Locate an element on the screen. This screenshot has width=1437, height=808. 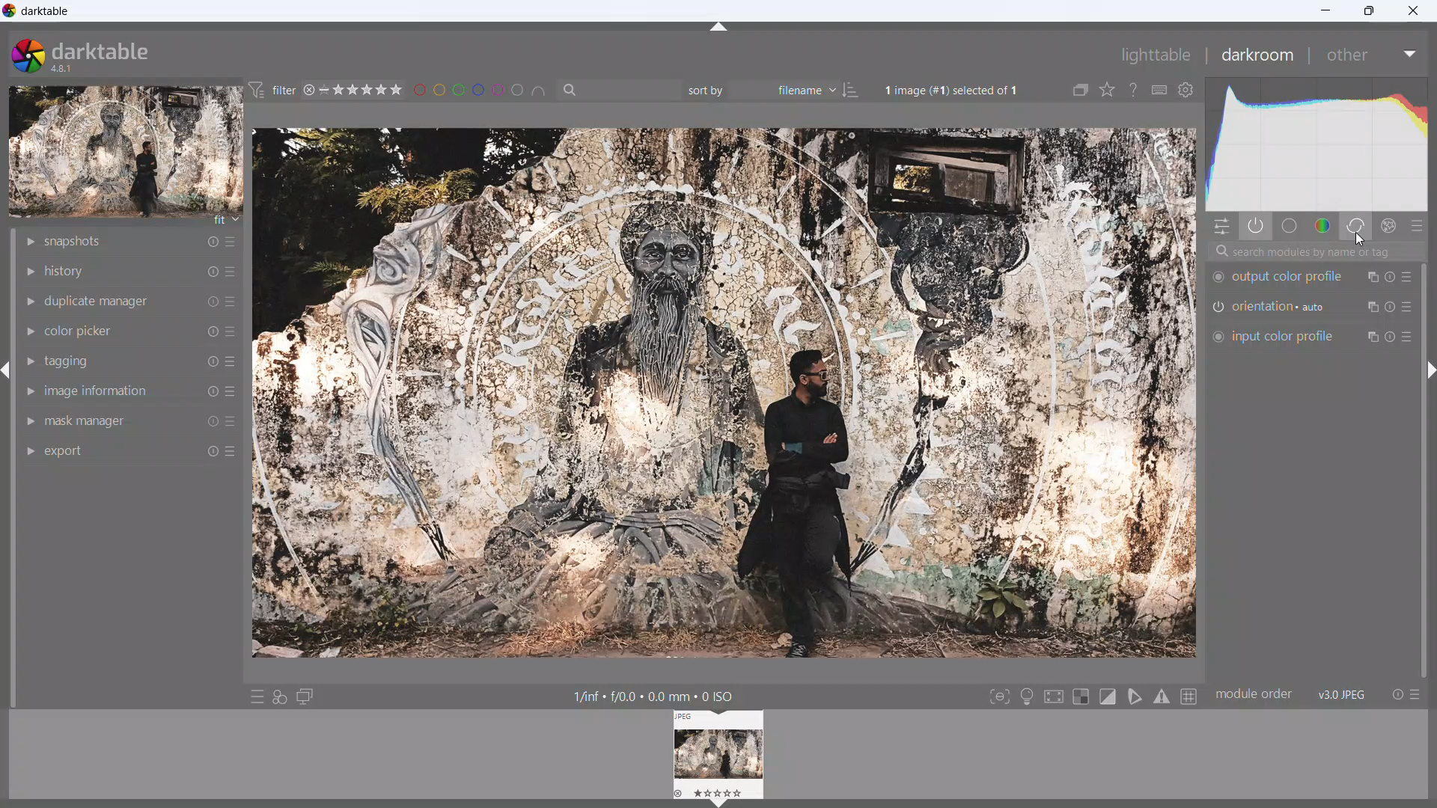
presets is located at coordinates (1418, 224).